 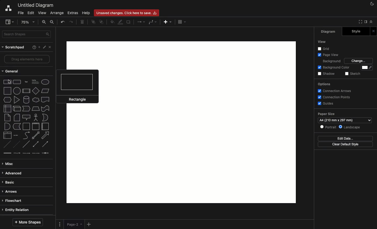 I want to click on container, so click(x=26, y=126).